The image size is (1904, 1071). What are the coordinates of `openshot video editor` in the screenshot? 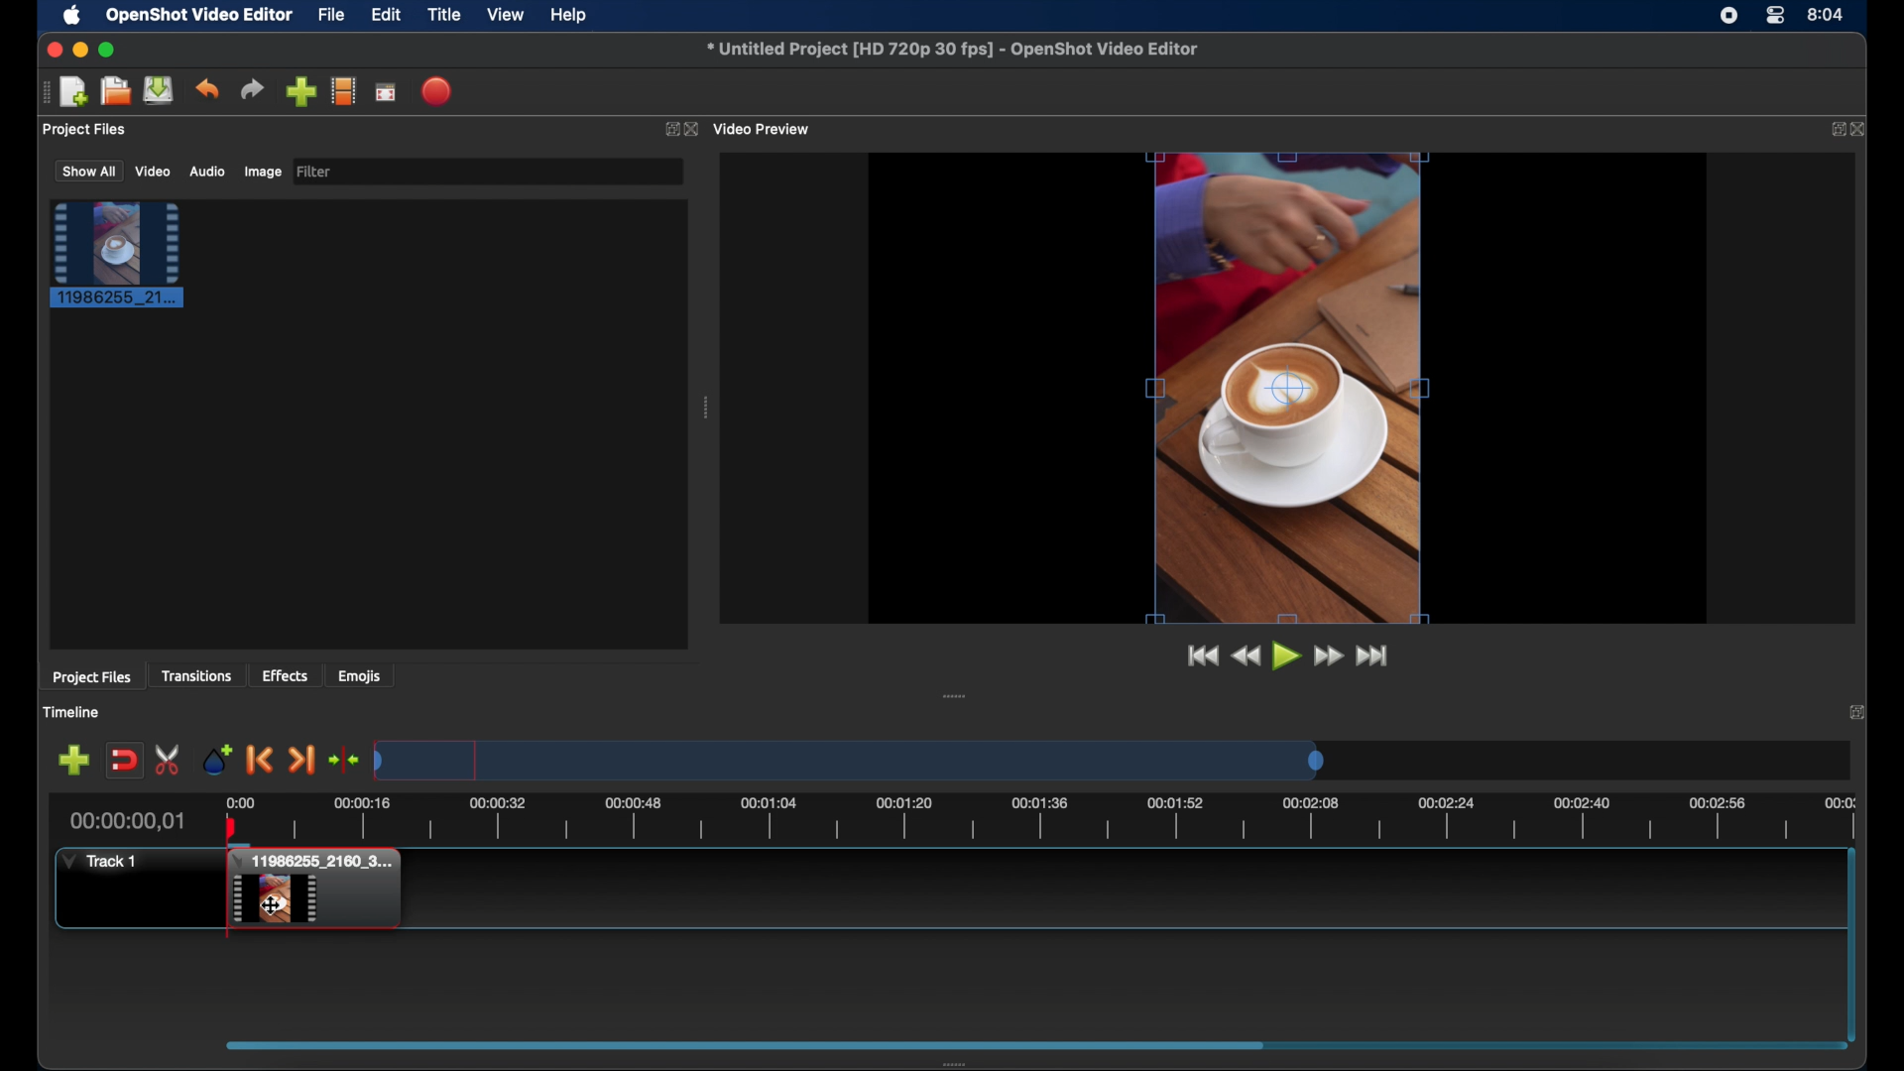 It's located at (200, 16).